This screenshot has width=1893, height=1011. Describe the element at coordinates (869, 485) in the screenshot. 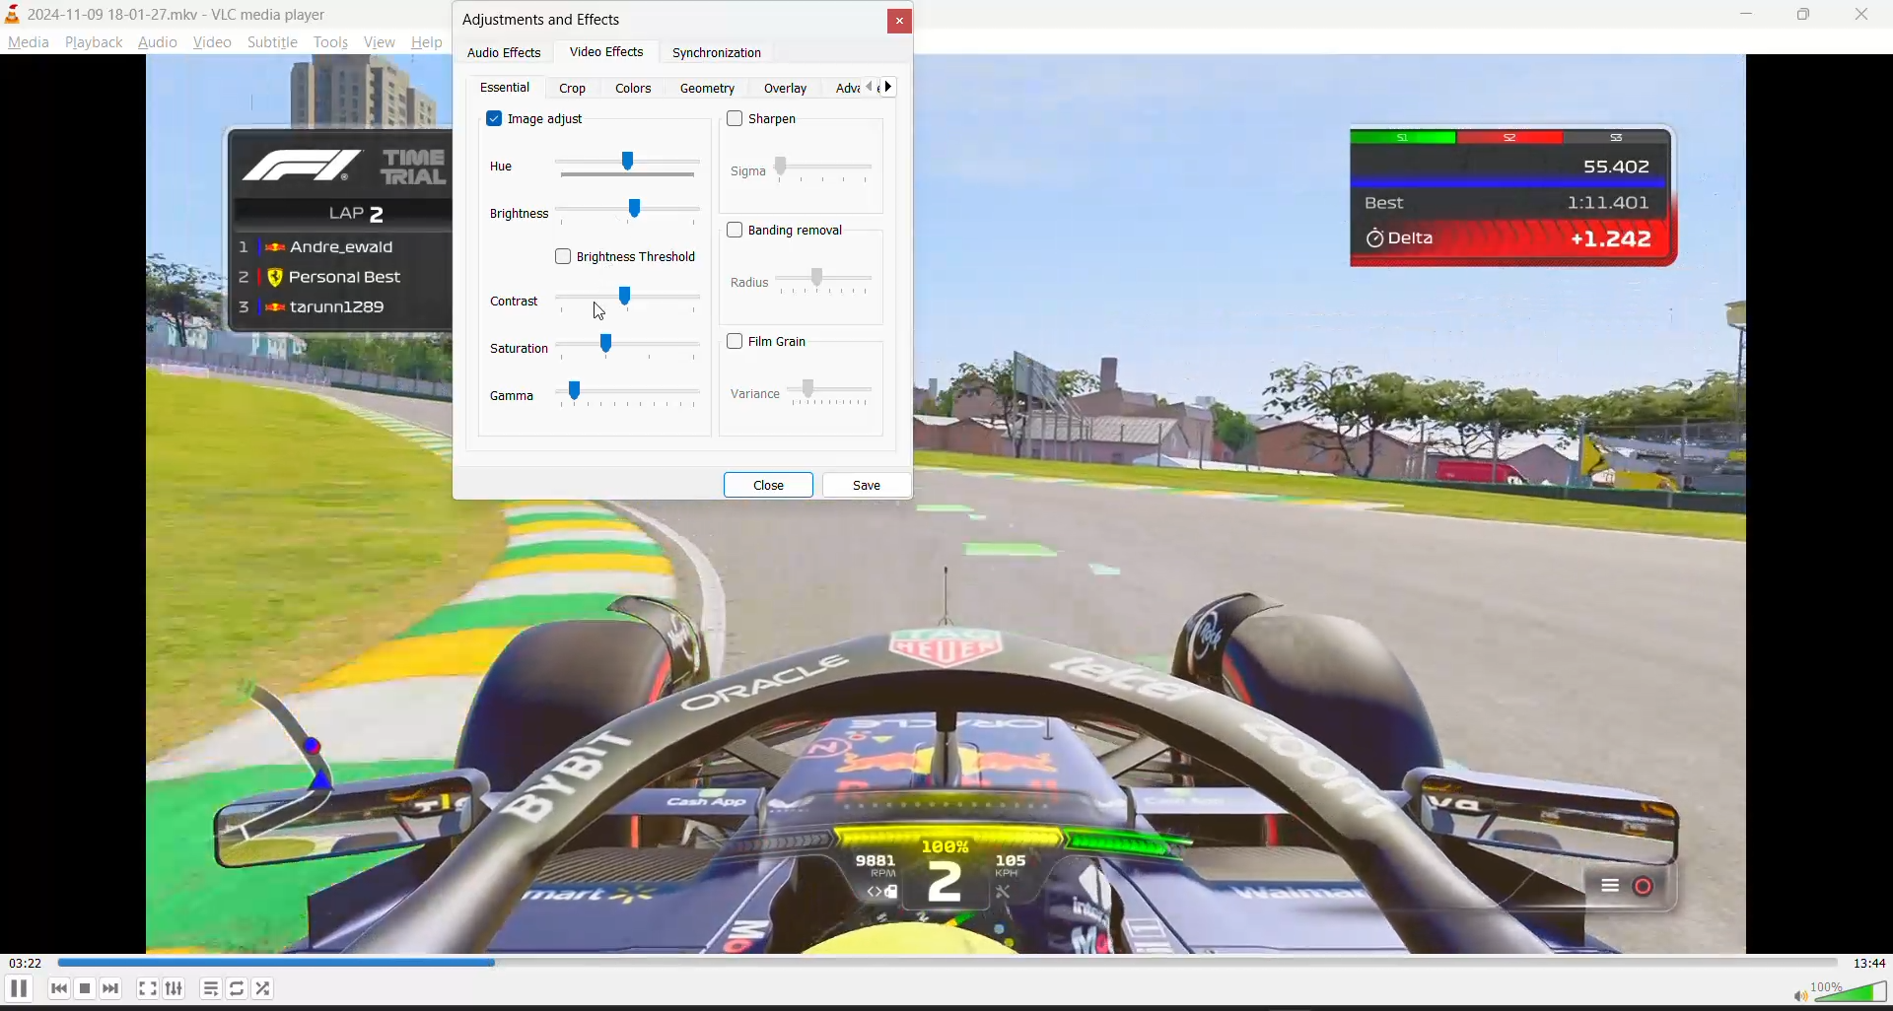

I see `save` at that location.